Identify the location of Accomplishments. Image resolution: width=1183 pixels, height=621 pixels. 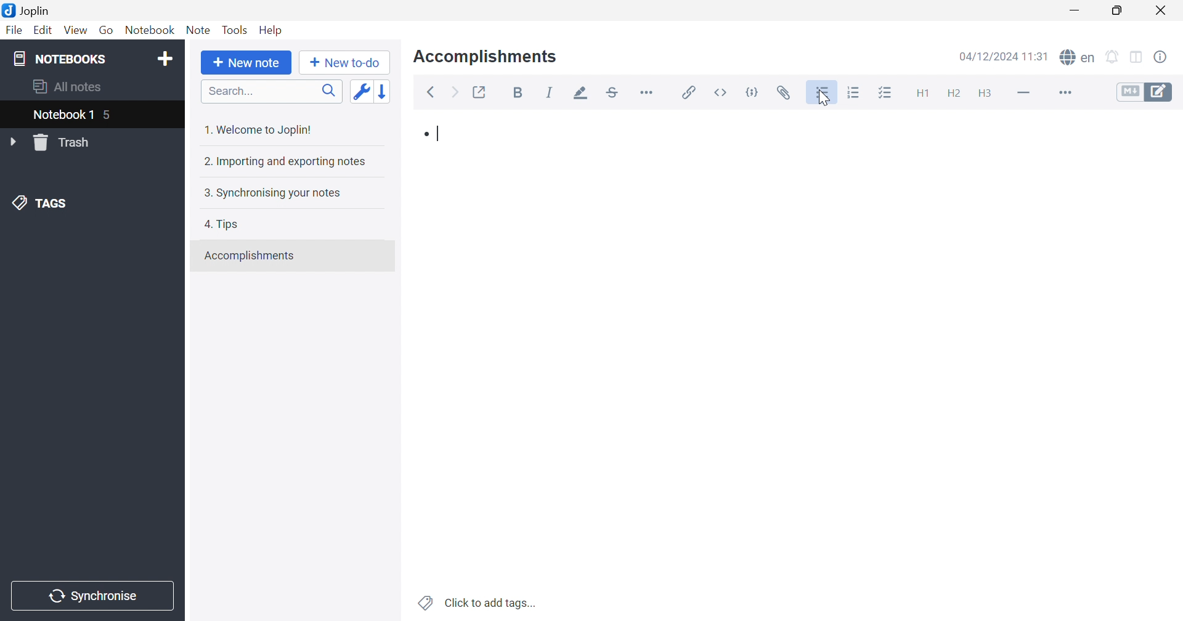
(486, 57).